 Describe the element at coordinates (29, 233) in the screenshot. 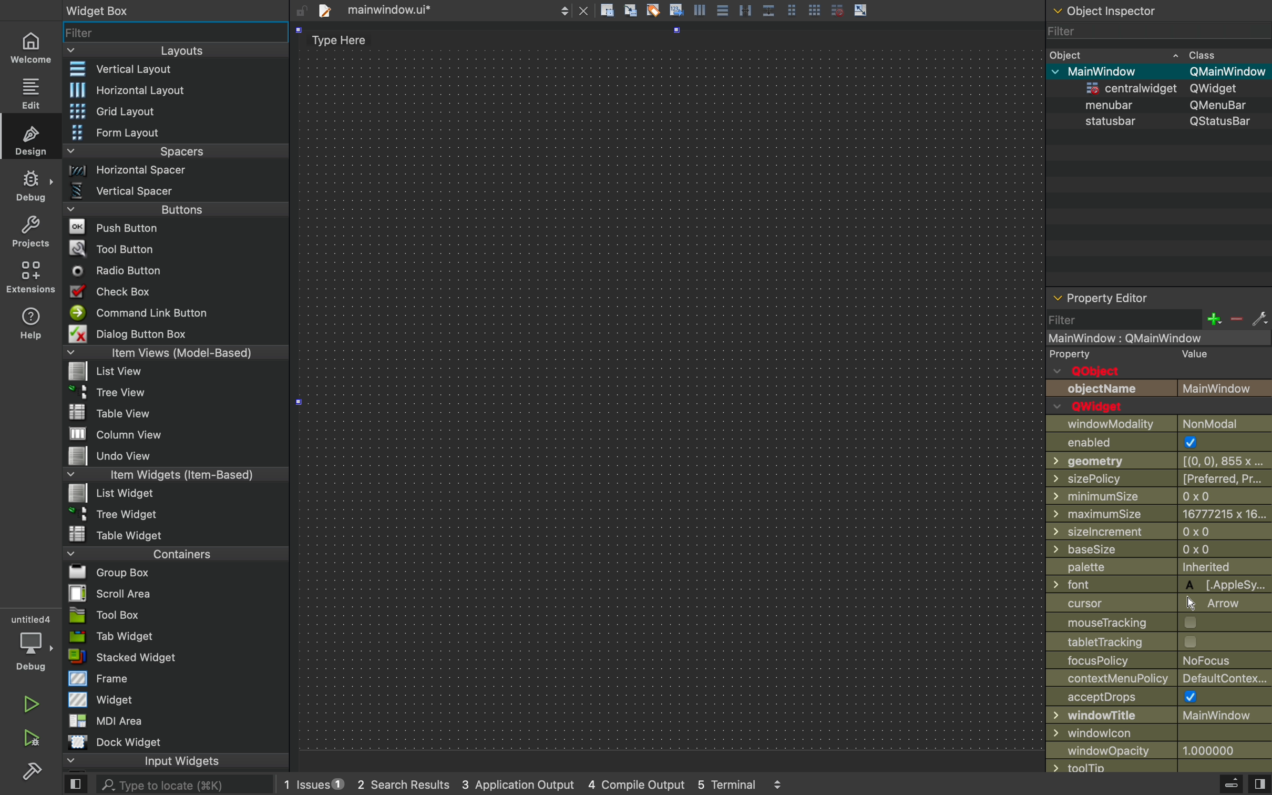

I see `projects` at that location.